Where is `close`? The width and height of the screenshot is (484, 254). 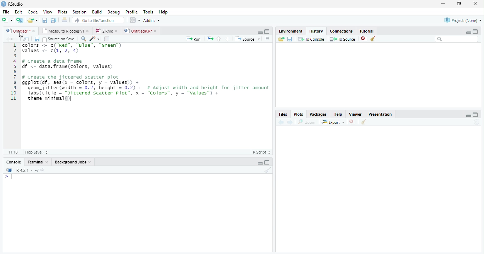
close is located at coordinates (90, 162).